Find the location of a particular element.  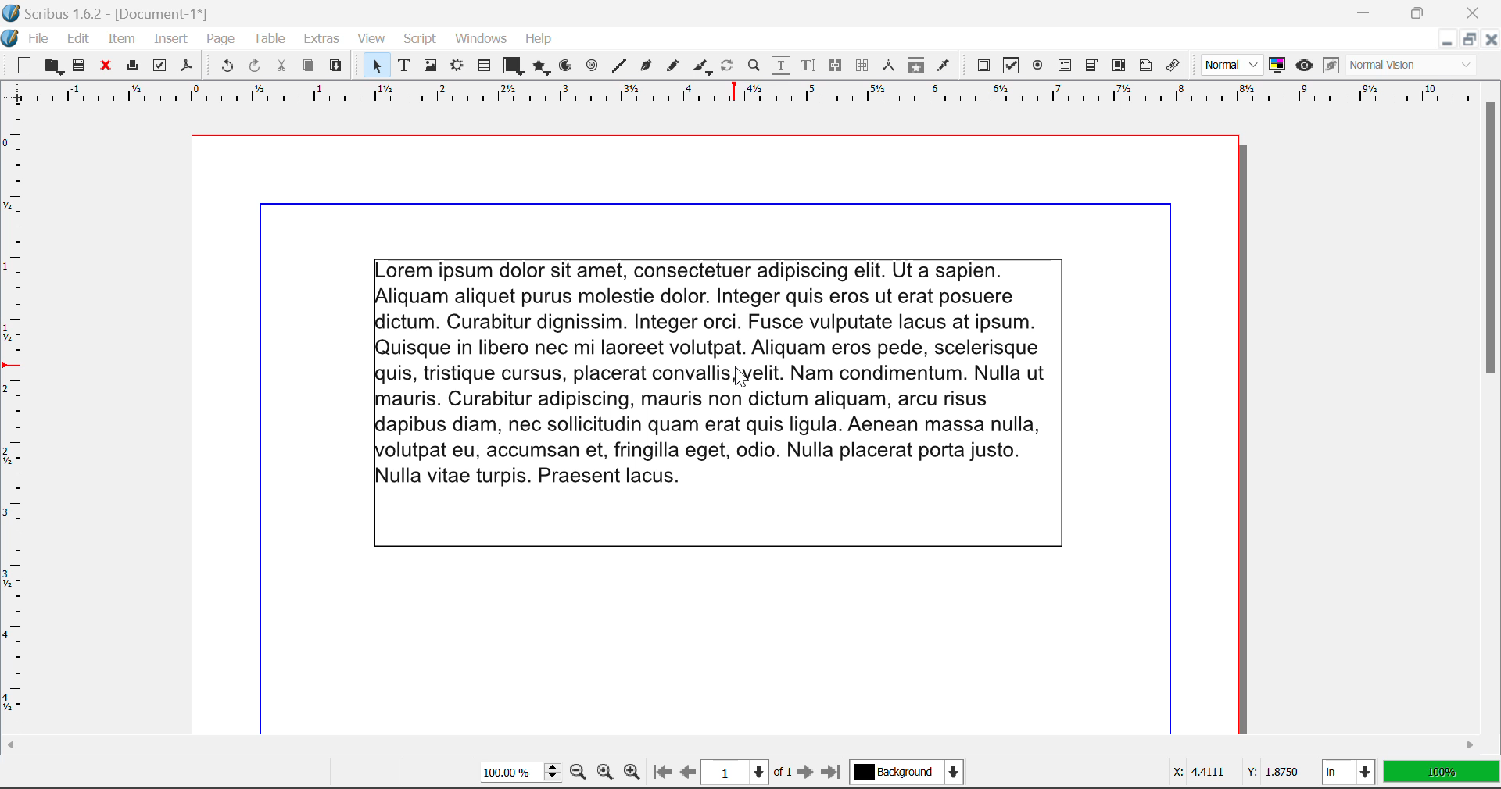

Print is located at coordinates (131, 66).